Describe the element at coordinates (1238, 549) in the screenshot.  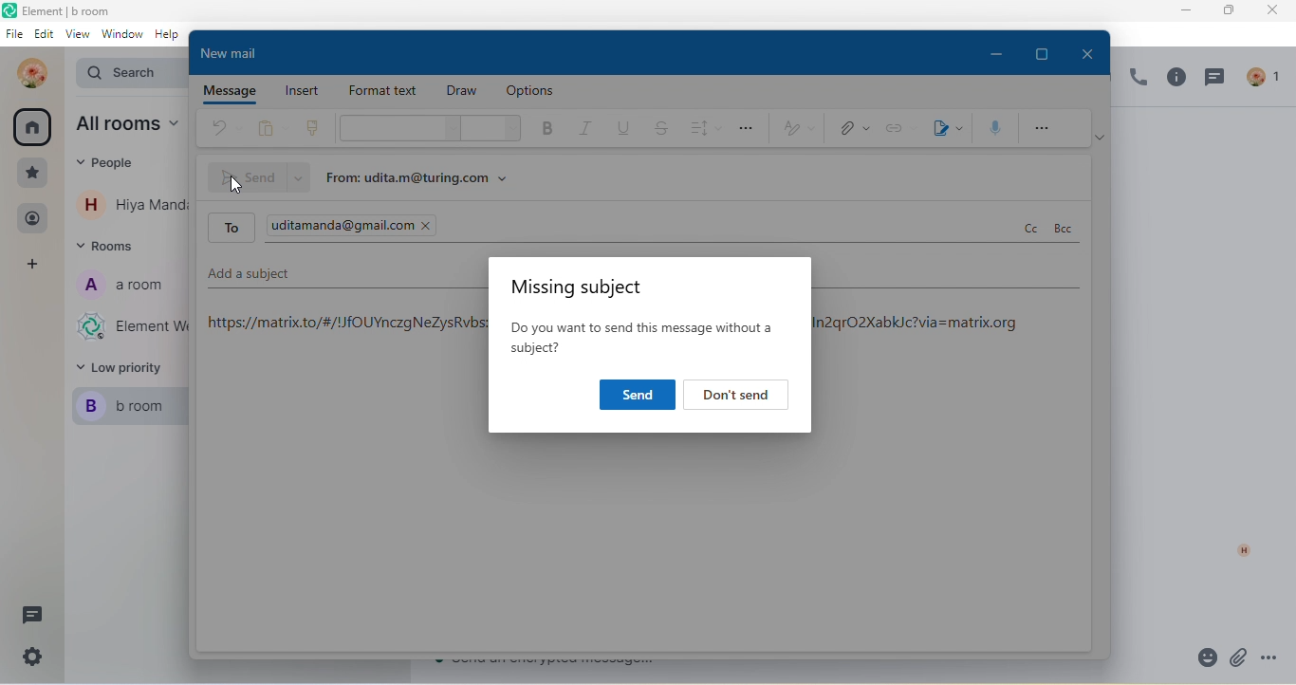
I see `h` at that location.